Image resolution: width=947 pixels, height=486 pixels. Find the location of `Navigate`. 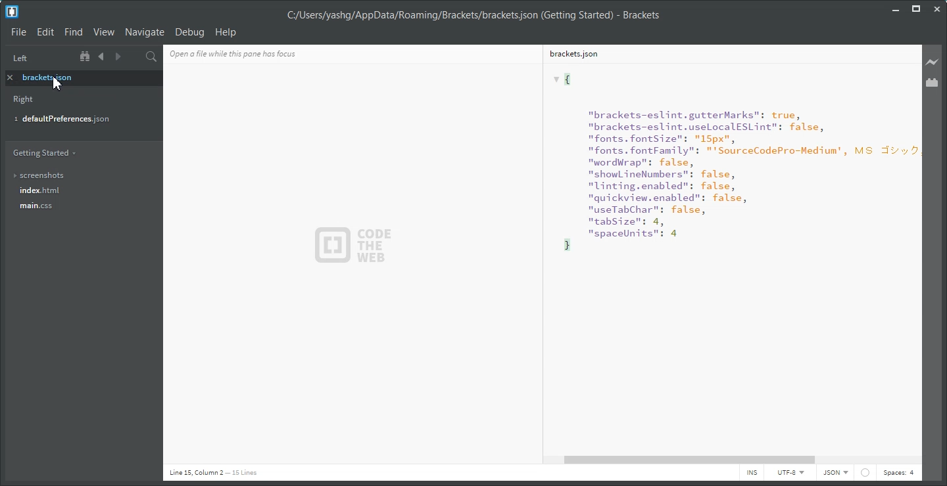

Navigate is located at coordinates (145, 32).